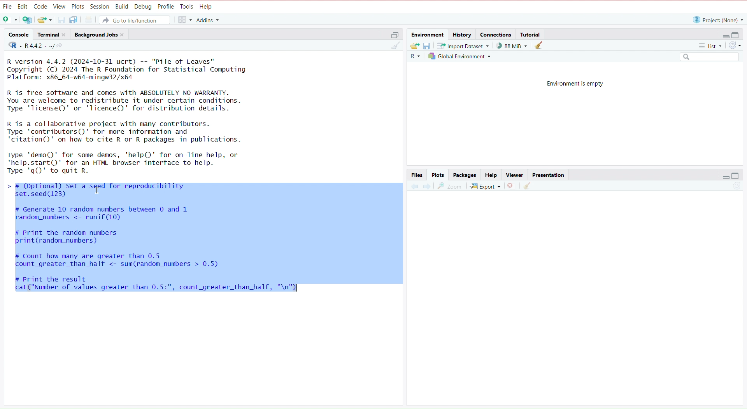 The height and width of the screenshot is (409, 747). Describe the element at coordinates (549, 175) in the screenshot. I see `Presentation` at that location.